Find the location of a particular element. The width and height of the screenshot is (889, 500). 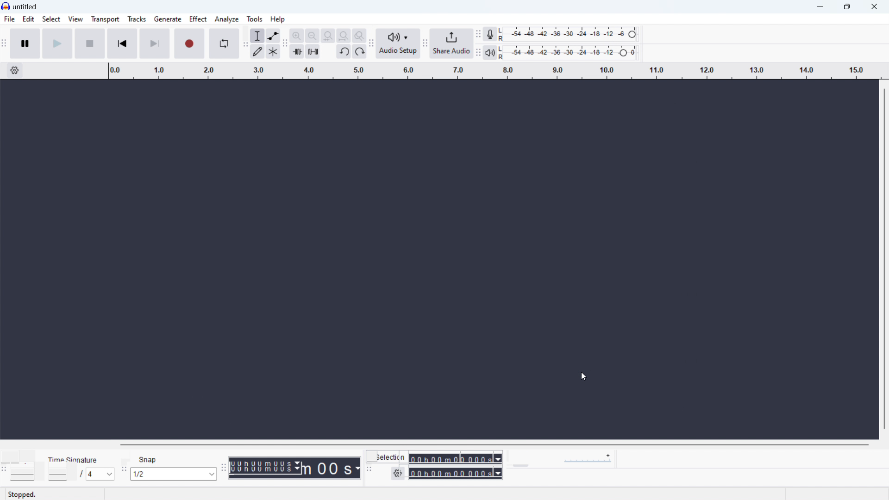

recording level is located at coordinates (571, 35).